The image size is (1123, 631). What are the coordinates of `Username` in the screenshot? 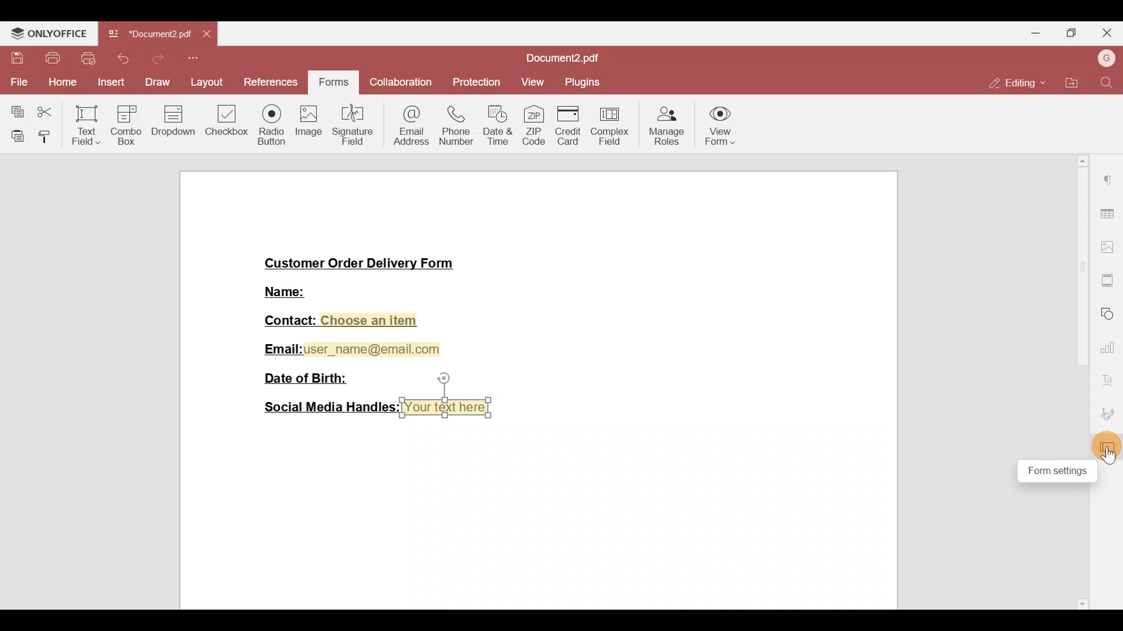 It's located at (1105, 59).